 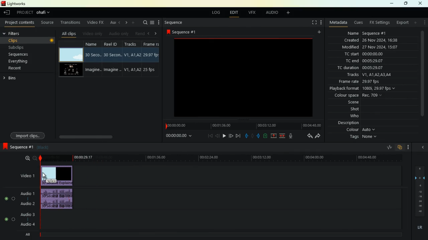 I want to click on reel id, so click(x=113, y=44).